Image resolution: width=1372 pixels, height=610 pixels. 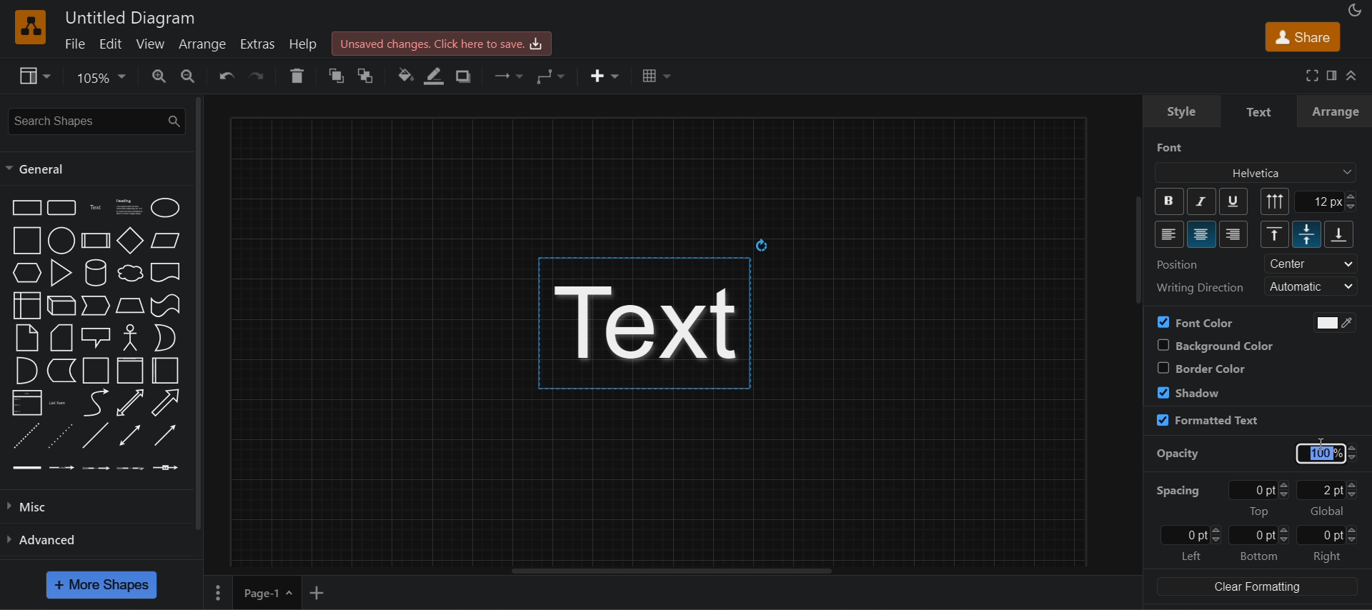 What do you see at coordinates (96, 306) in the screenshot?
I see `step` at bounding box center [96, 306].